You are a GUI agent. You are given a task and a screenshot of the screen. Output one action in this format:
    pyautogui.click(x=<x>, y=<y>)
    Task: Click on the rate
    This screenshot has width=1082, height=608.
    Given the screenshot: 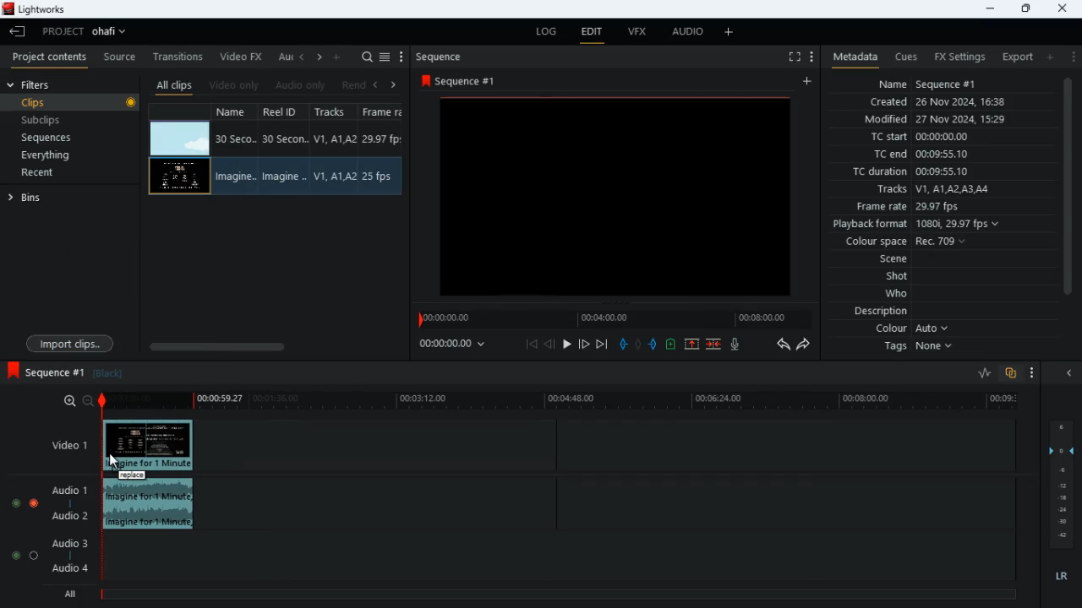 What is the action you would take?
    pyautogui.click(x=979, y=373)
    